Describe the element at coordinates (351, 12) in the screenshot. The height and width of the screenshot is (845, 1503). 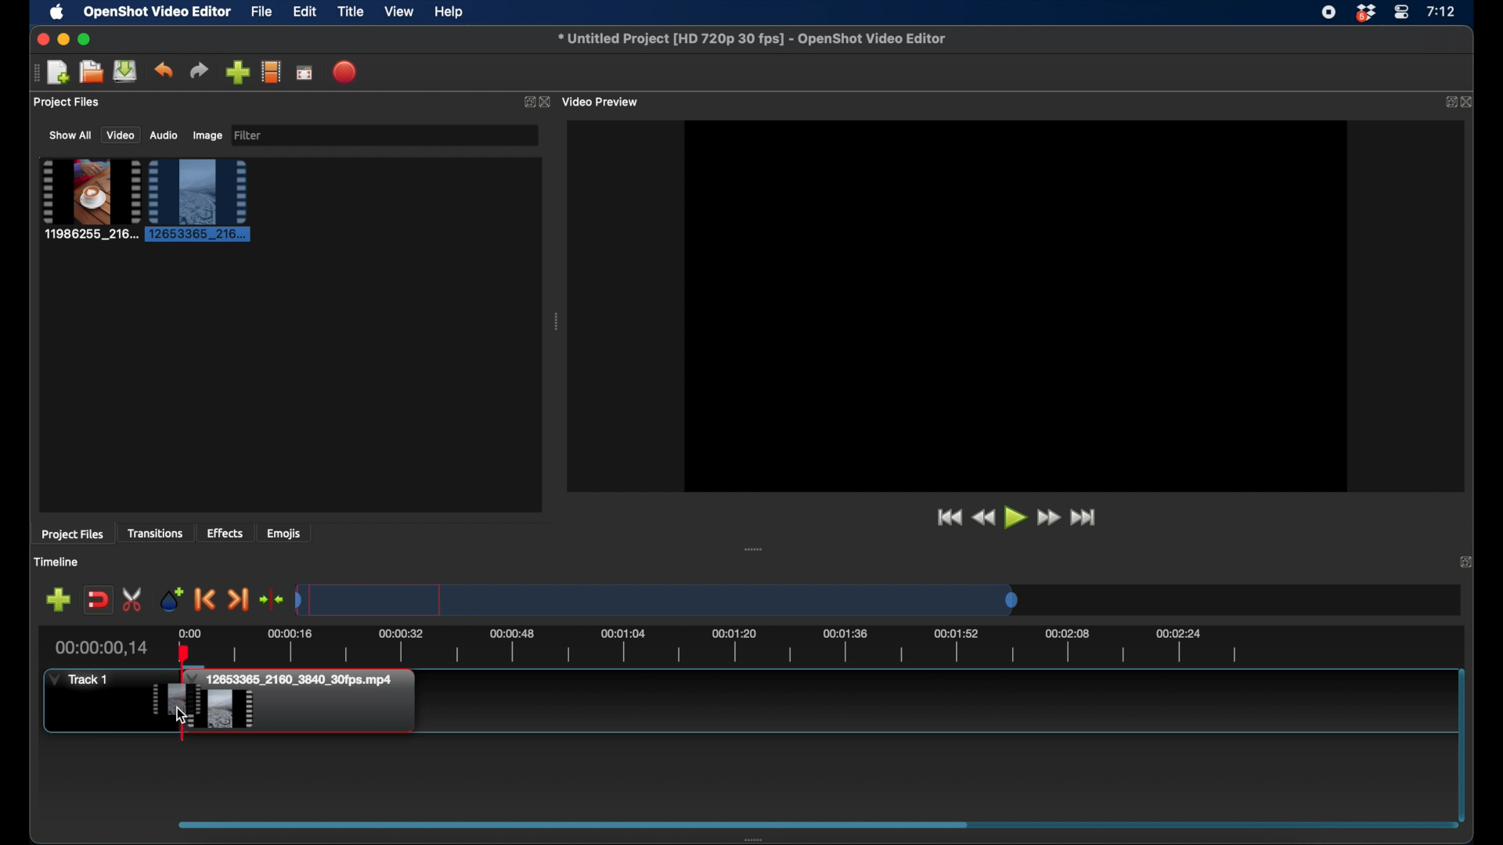
I see `title` at that location.